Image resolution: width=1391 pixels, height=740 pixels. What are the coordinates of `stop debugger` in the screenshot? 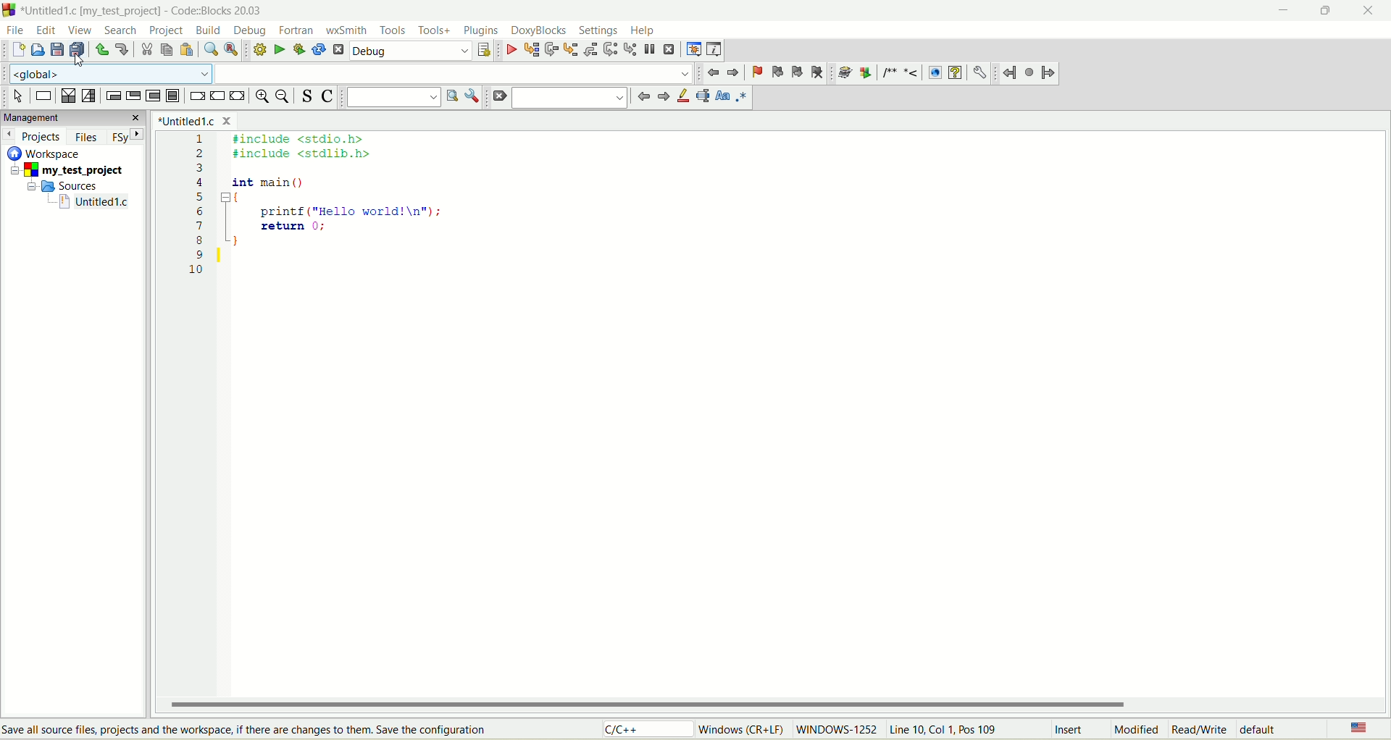 It's located at (669, 51).